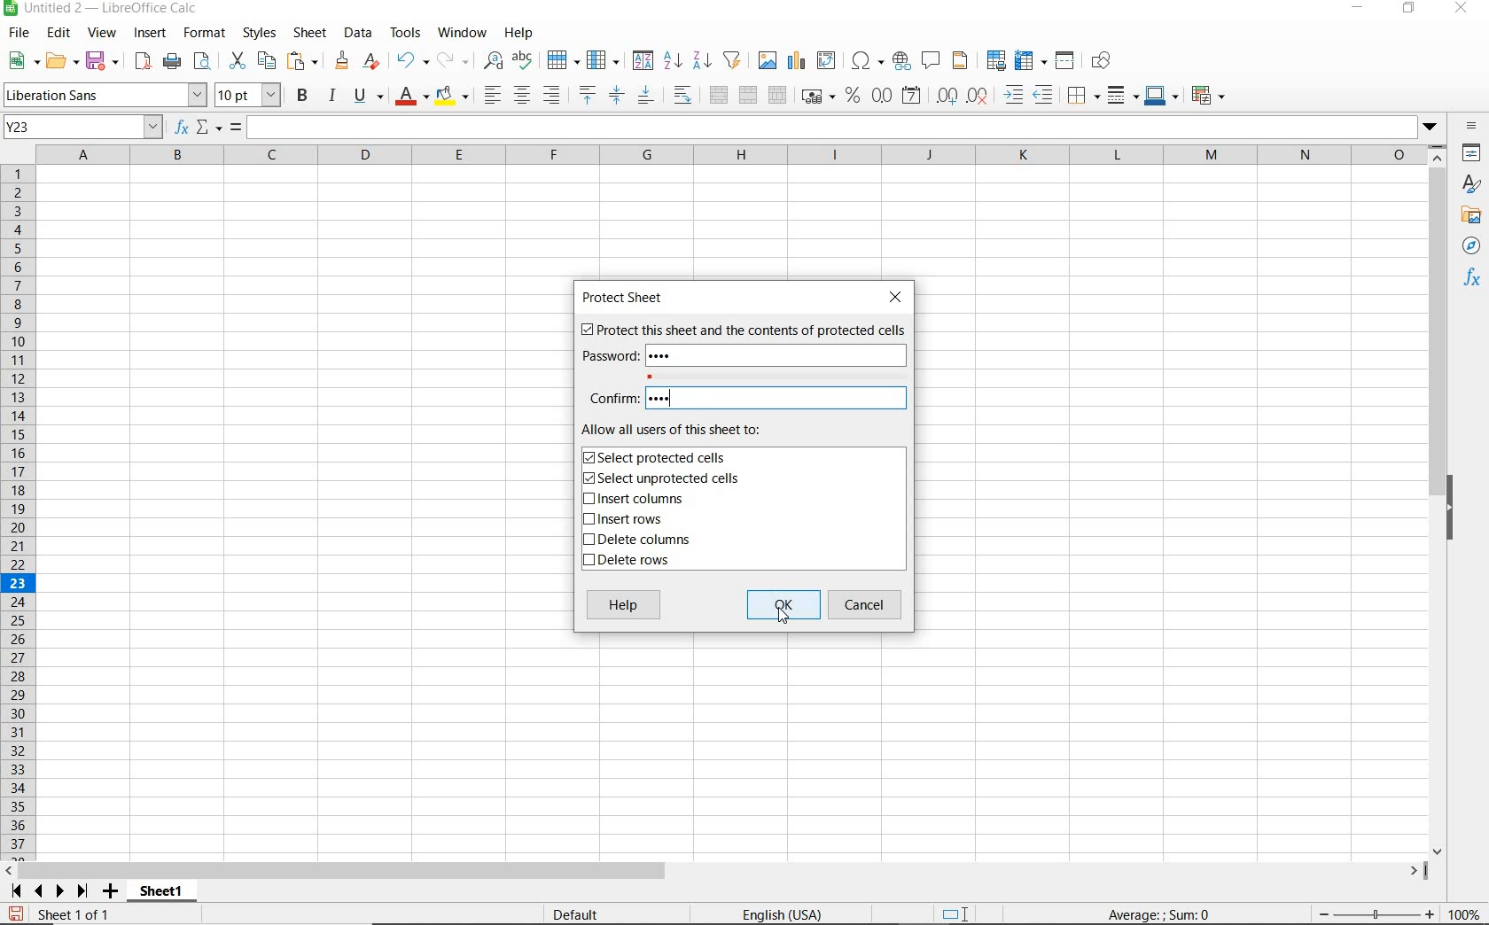 The height and width of the screenshot is (925, 1489). Describe the element at coordinates (1081, 97) in the screenshot. I see `BORDERS` at that location.